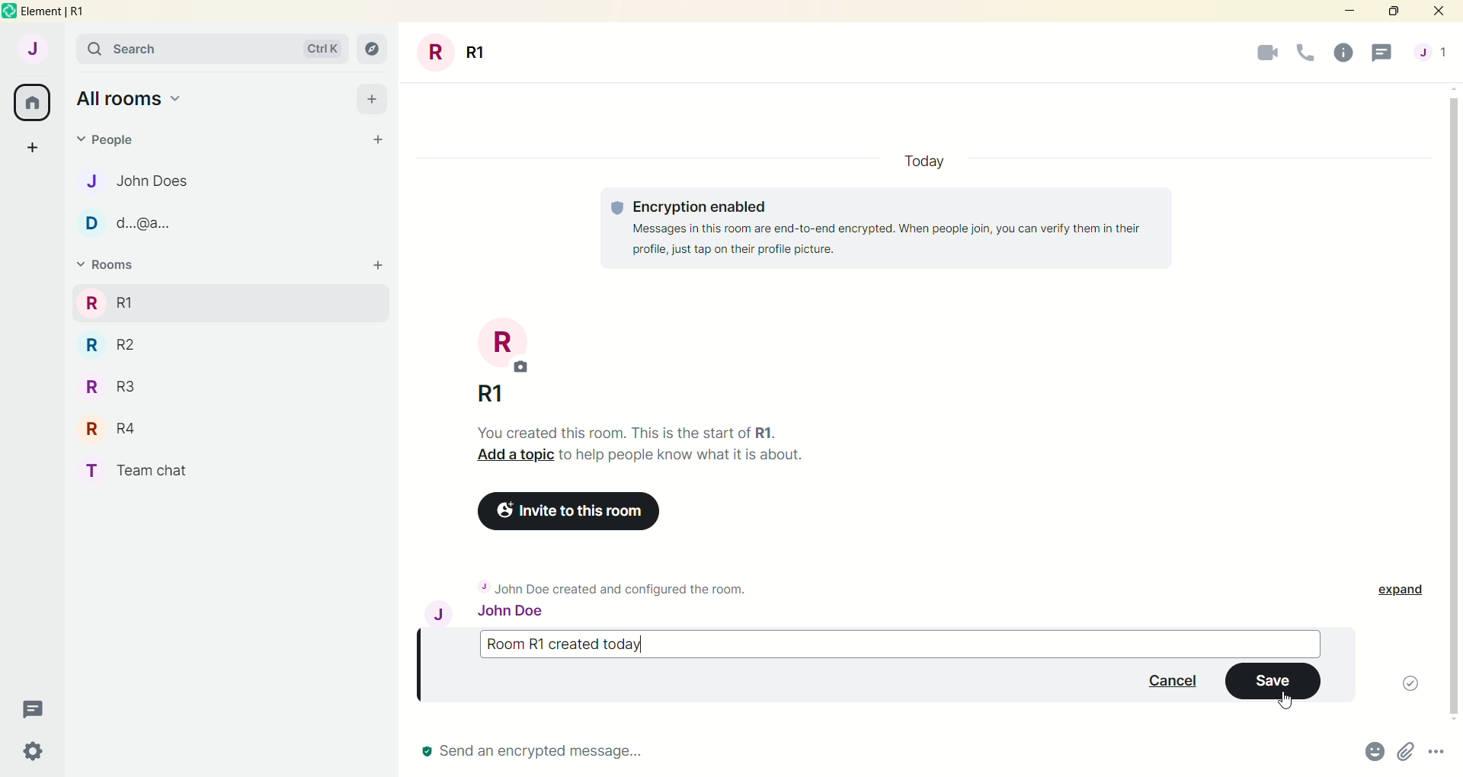 The image size is (1463, 777). I want to click on John Doe, so click(501, 615).